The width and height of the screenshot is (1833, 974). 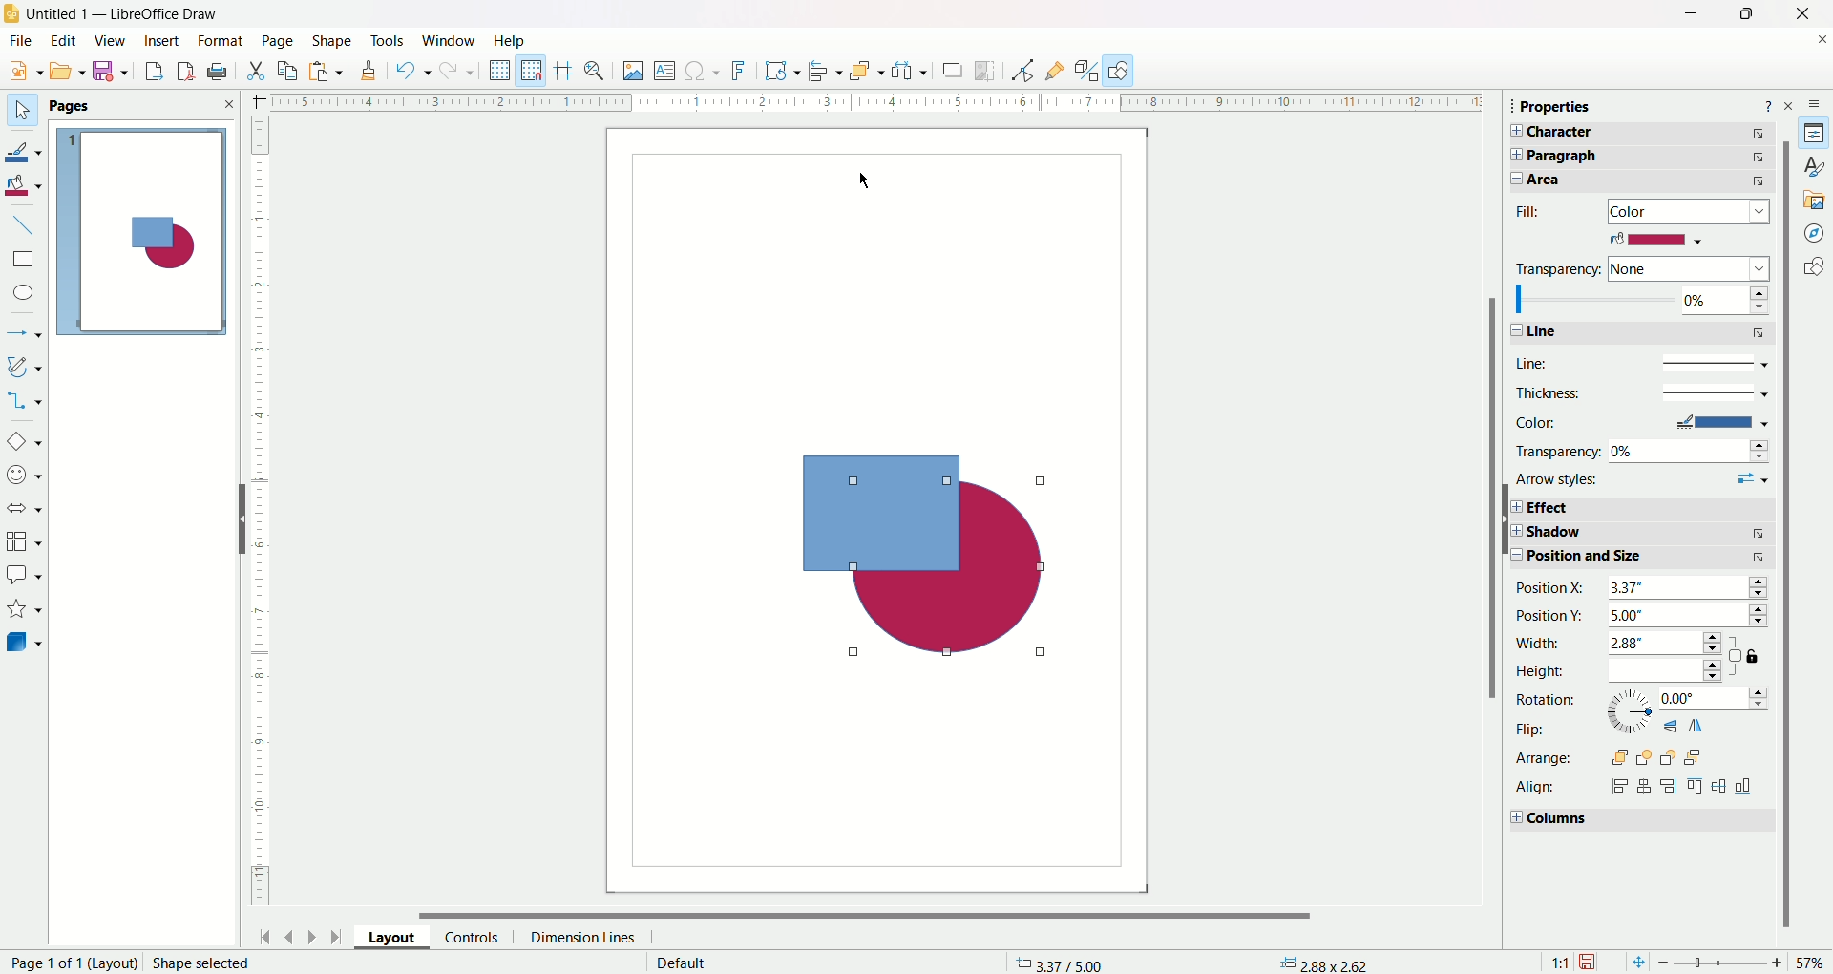 What do you see at coordinates (31, 225) in the screenshot?
I see `insert line` at bounding box center [31, 225].